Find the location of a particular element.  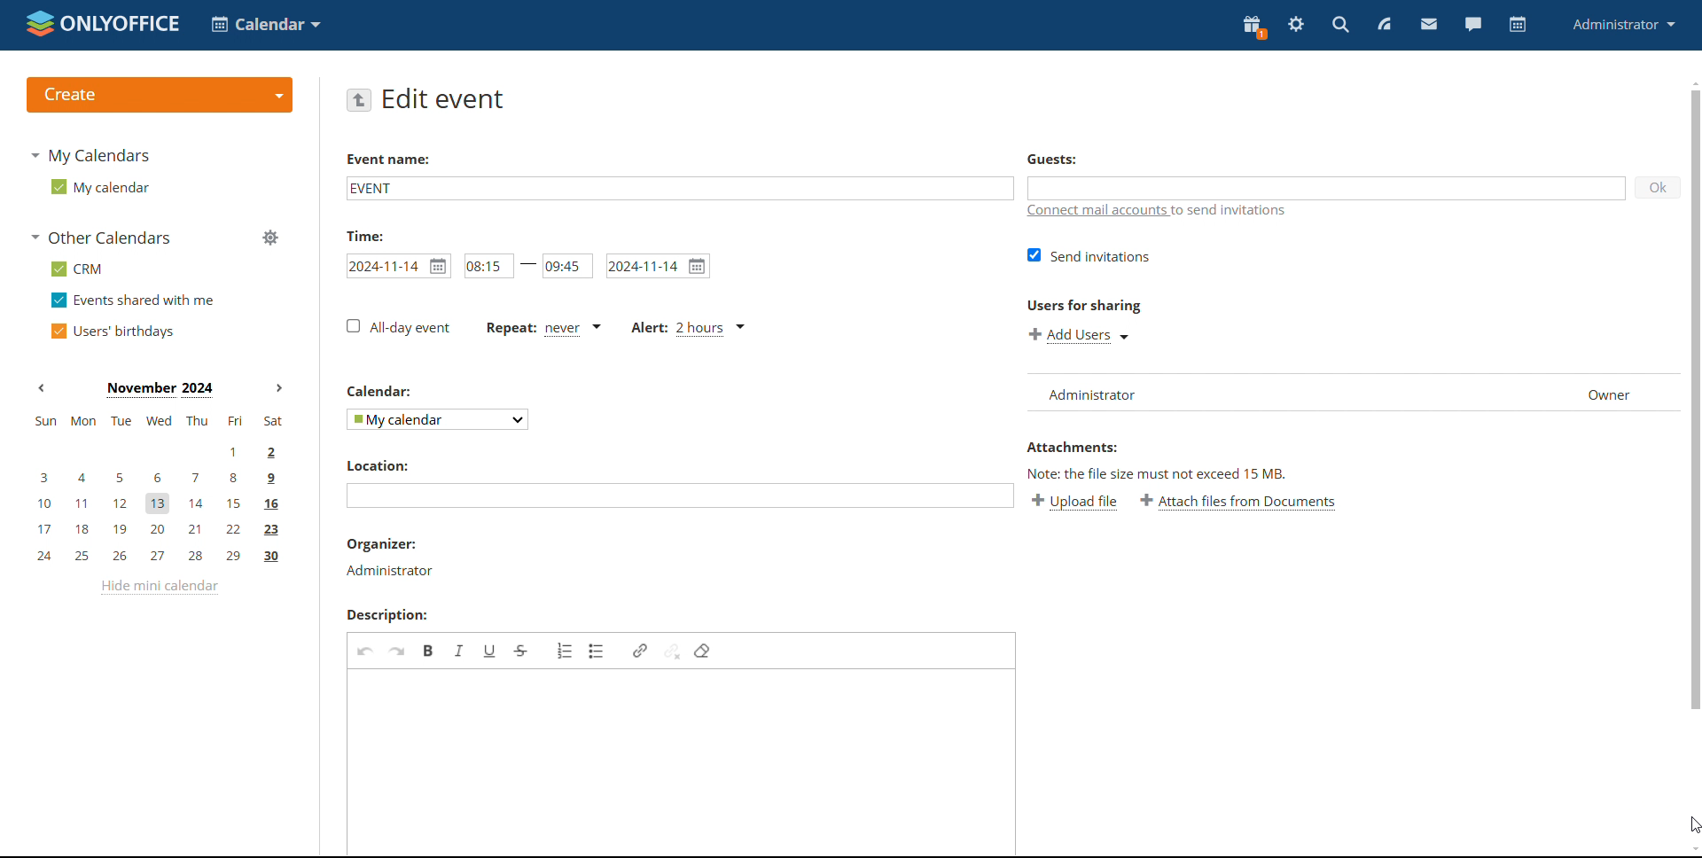

events shared with me is located at coordinates (131, 300).